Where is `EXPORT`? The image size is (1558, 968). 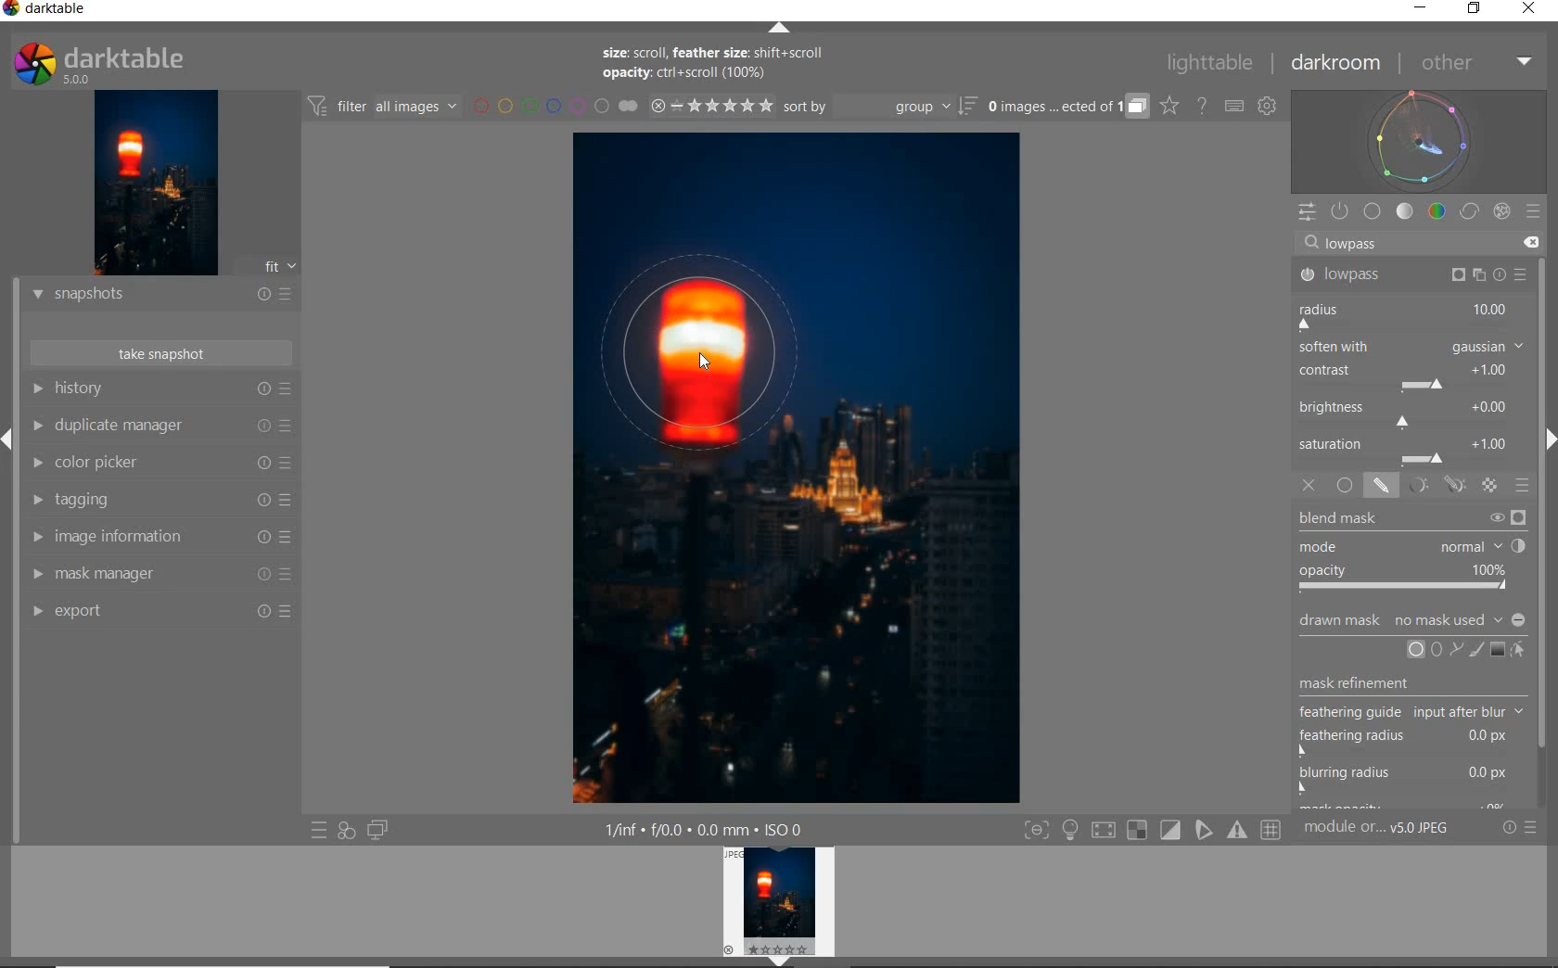 EXPORT is located at coordinates (162, 611).